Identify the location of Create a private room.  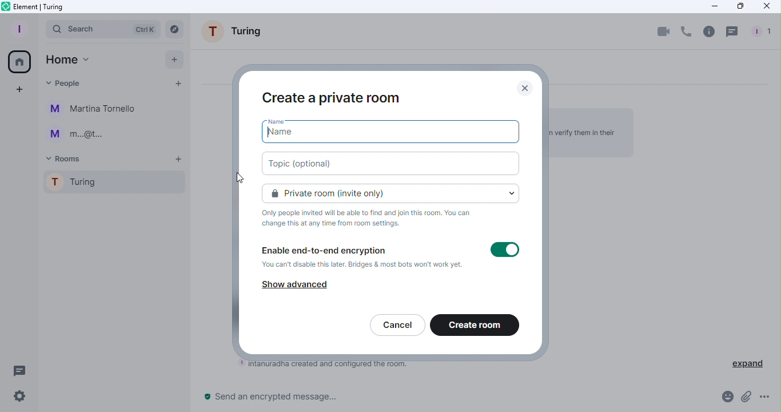
(333, 97).